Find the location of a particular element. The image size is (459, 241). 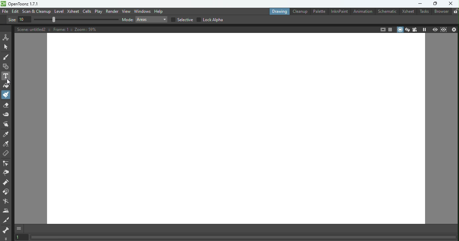

Finger tool is located at coordinates (7, 125).